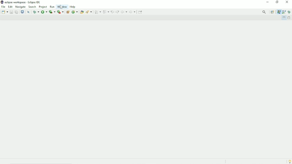 Image resolution: width=292 pixels, height=164 pixels. Describe the element at coordinates (124, 12) in the screenshot. I see `Back` at that location.